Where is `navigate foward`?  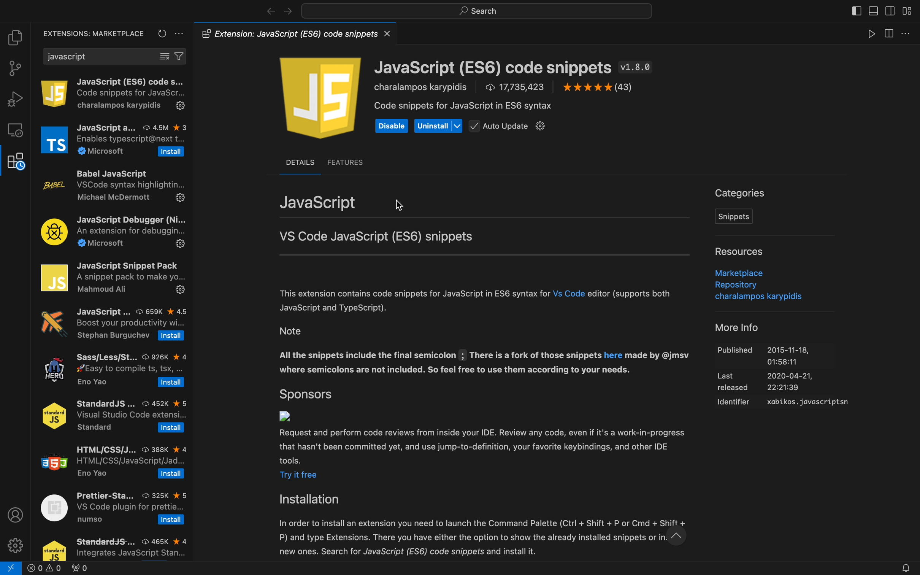 navigate foward is located at coordinates (286, 11).